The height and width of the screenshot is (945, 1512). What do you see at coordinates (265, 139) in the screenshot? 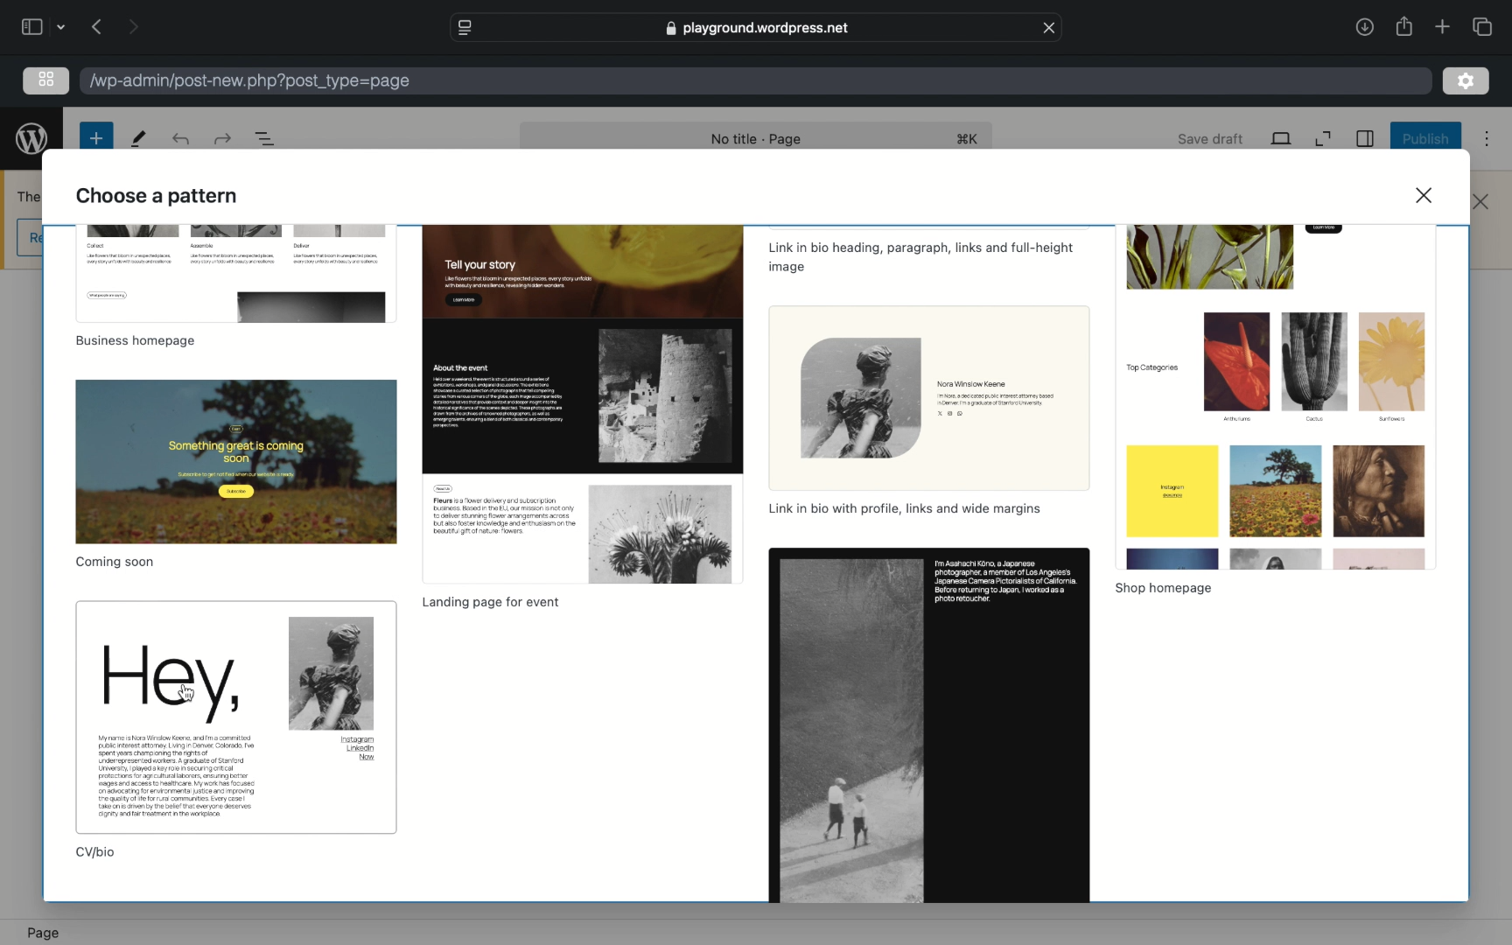
I see `document overview` at bounding box center [265, 139].